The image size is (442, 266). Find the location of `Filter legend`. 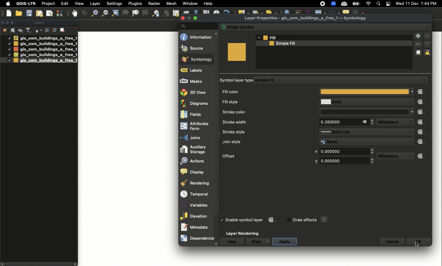

Filter legend is located at coordinates (29, 30).